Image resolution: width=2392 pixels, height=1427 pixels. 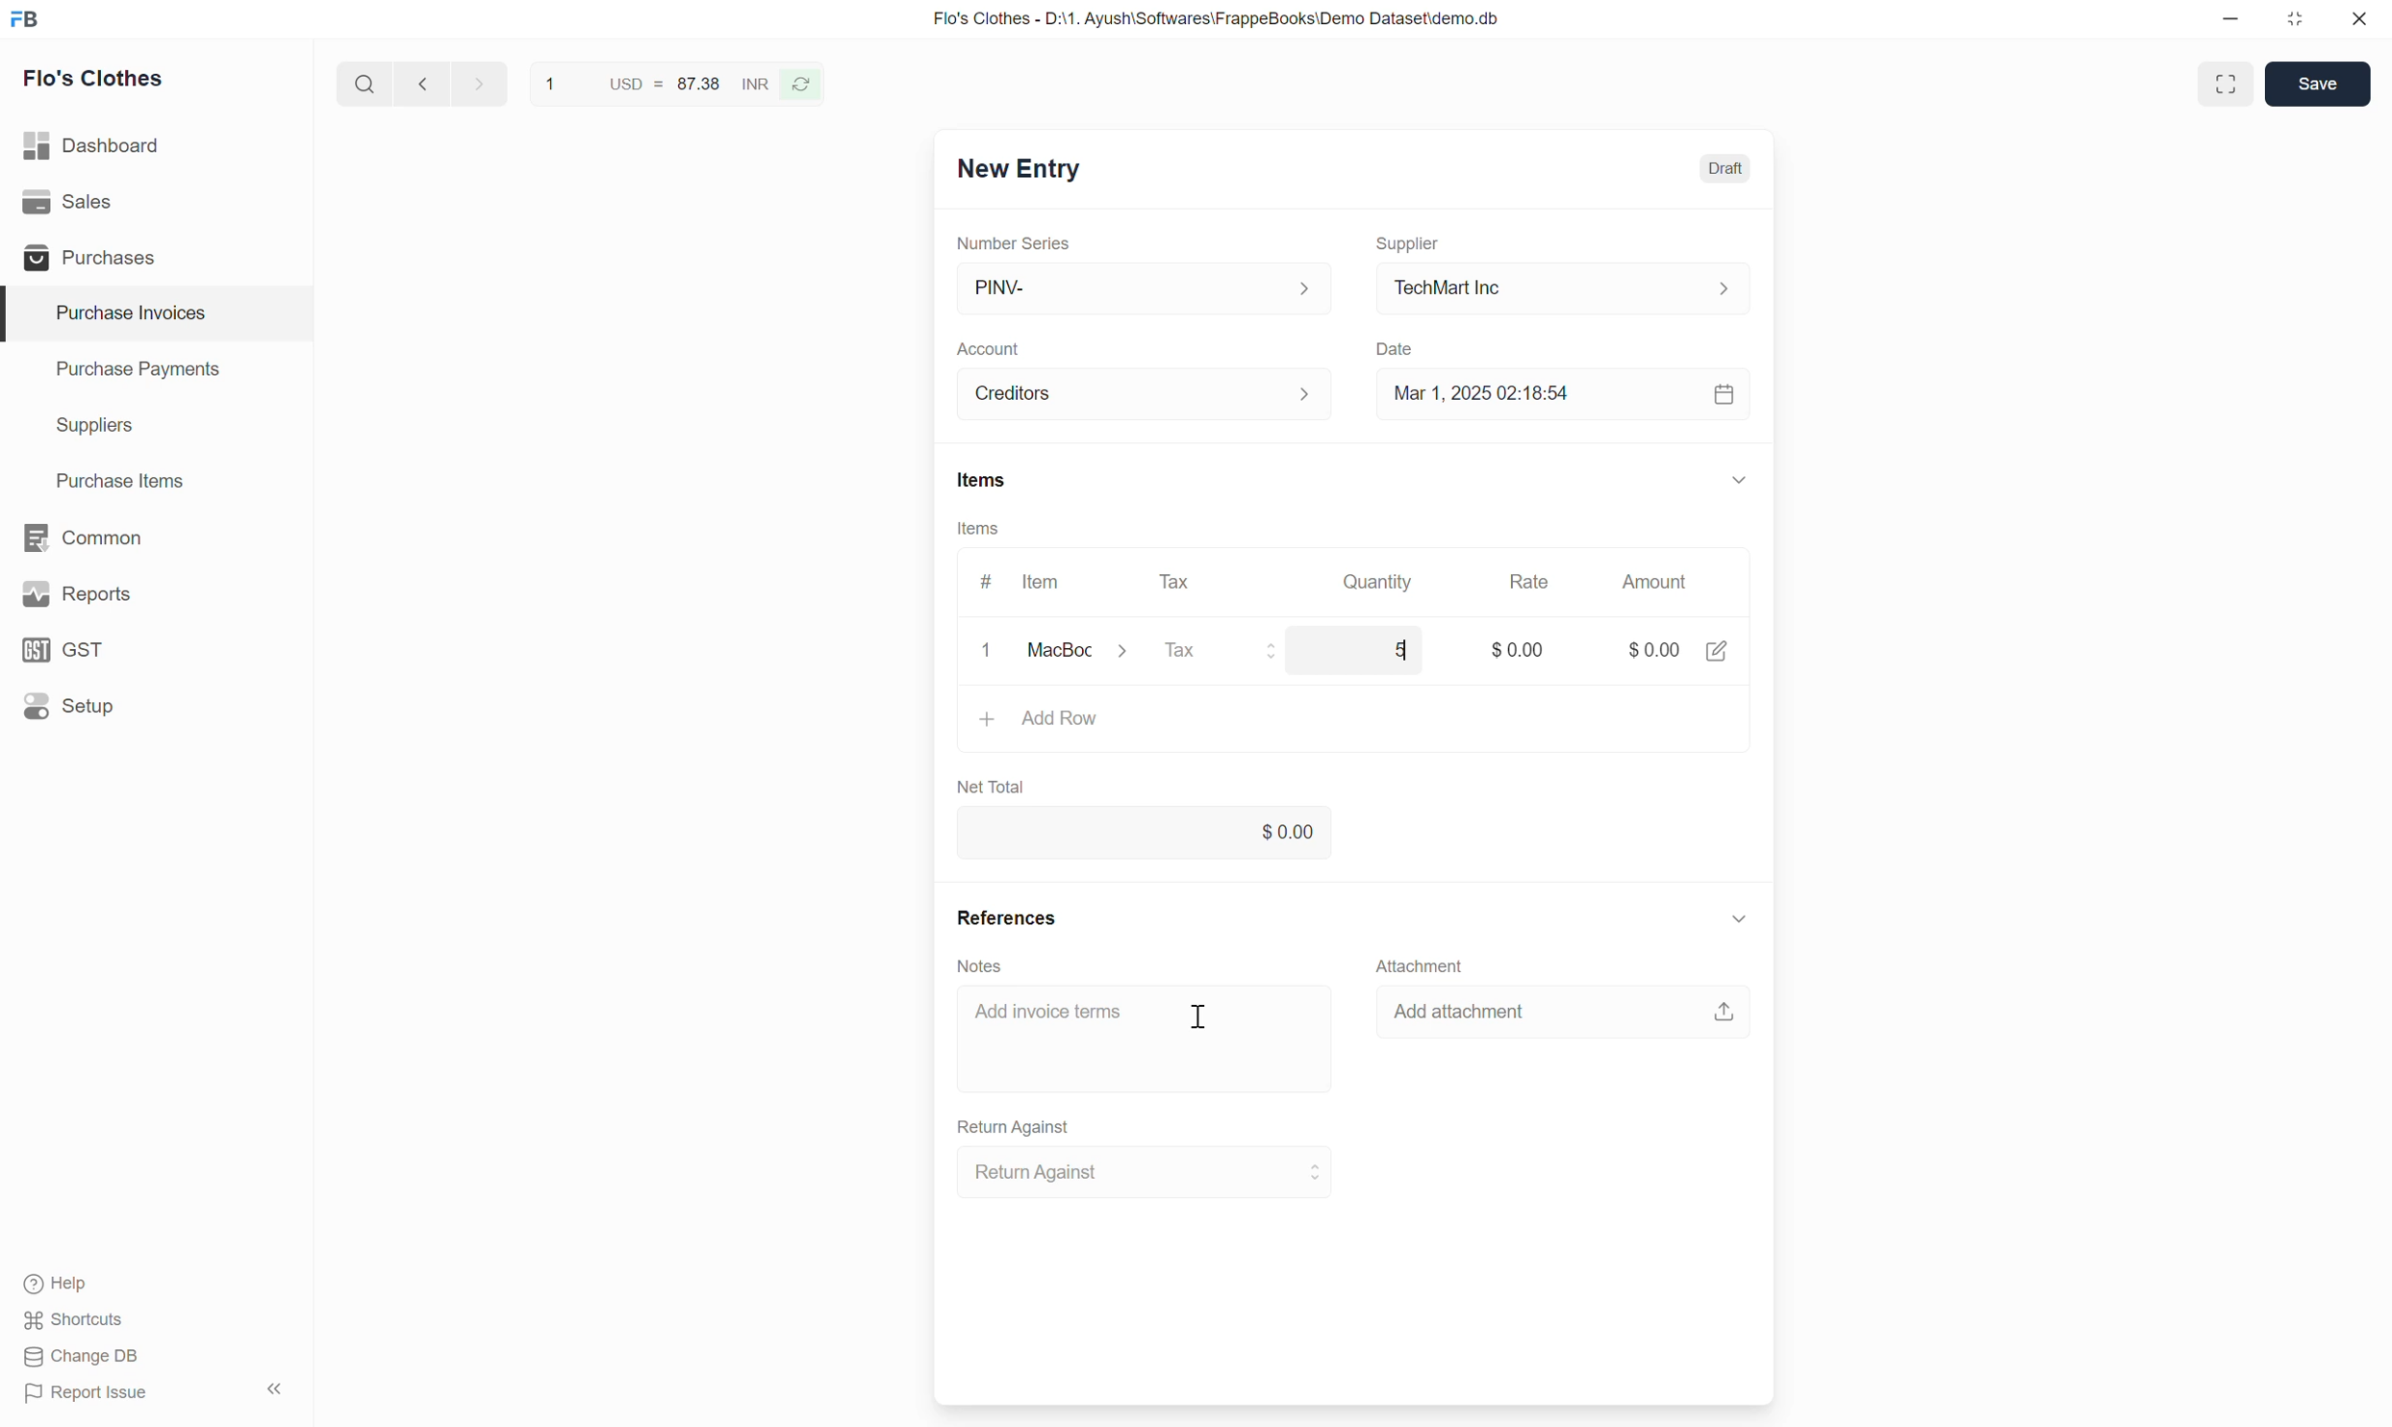 What do you see at coordinates (157, 370) in the screenshot?
I see `Purchase Payments` at bounding box center [157, 370].